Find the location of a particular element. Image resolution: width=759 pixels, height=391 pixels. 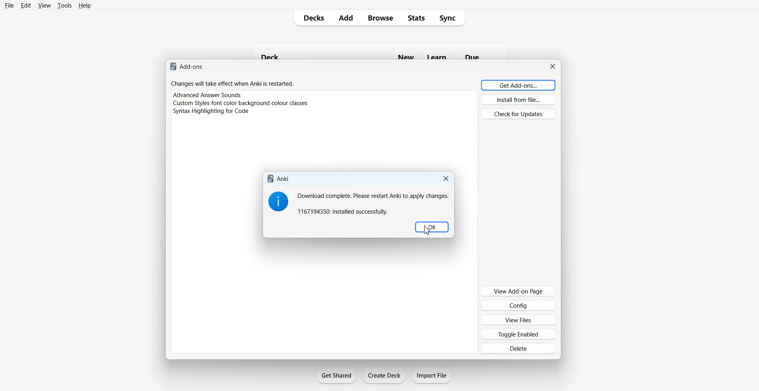

View is located at coordinates (44, 6).